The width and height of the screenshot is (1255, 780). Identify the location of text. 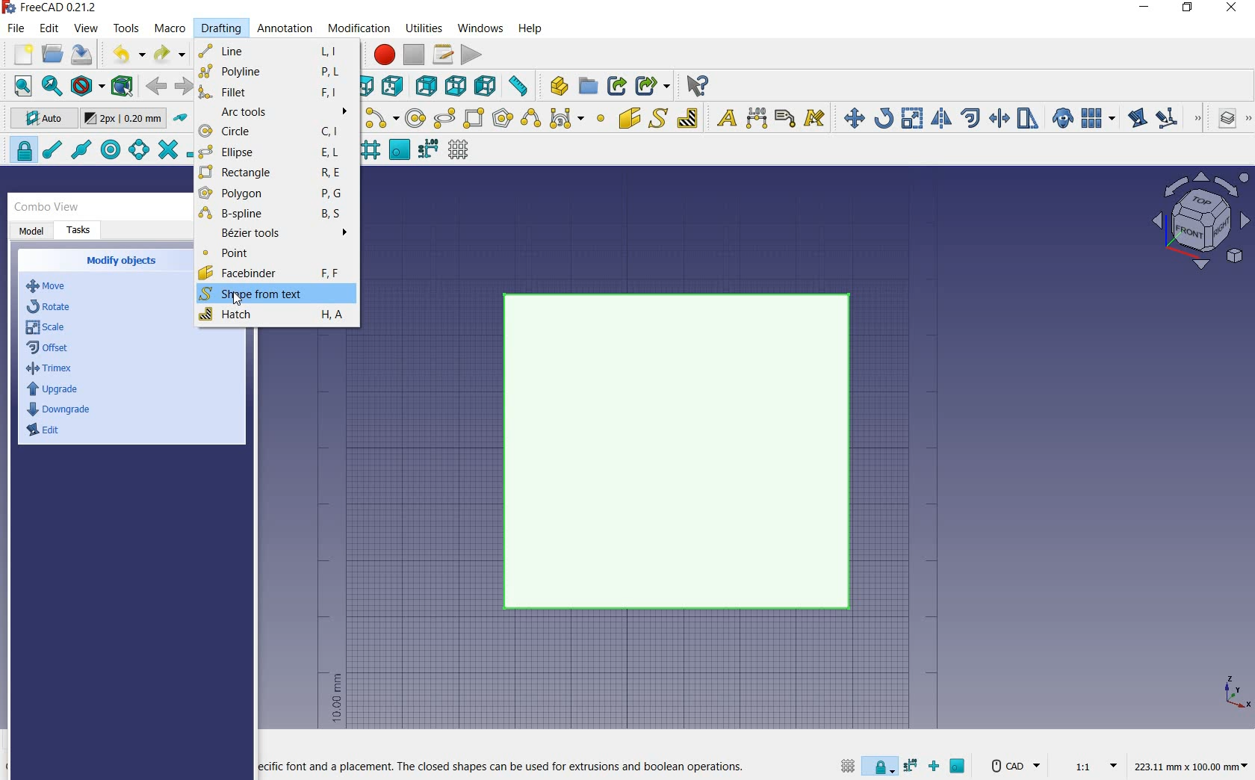
(723, 119).